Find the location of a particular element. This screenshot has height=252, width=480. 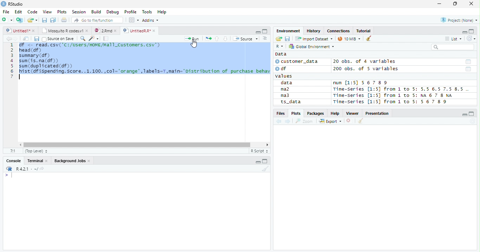

Minimize is located at coordinates (258, 161).